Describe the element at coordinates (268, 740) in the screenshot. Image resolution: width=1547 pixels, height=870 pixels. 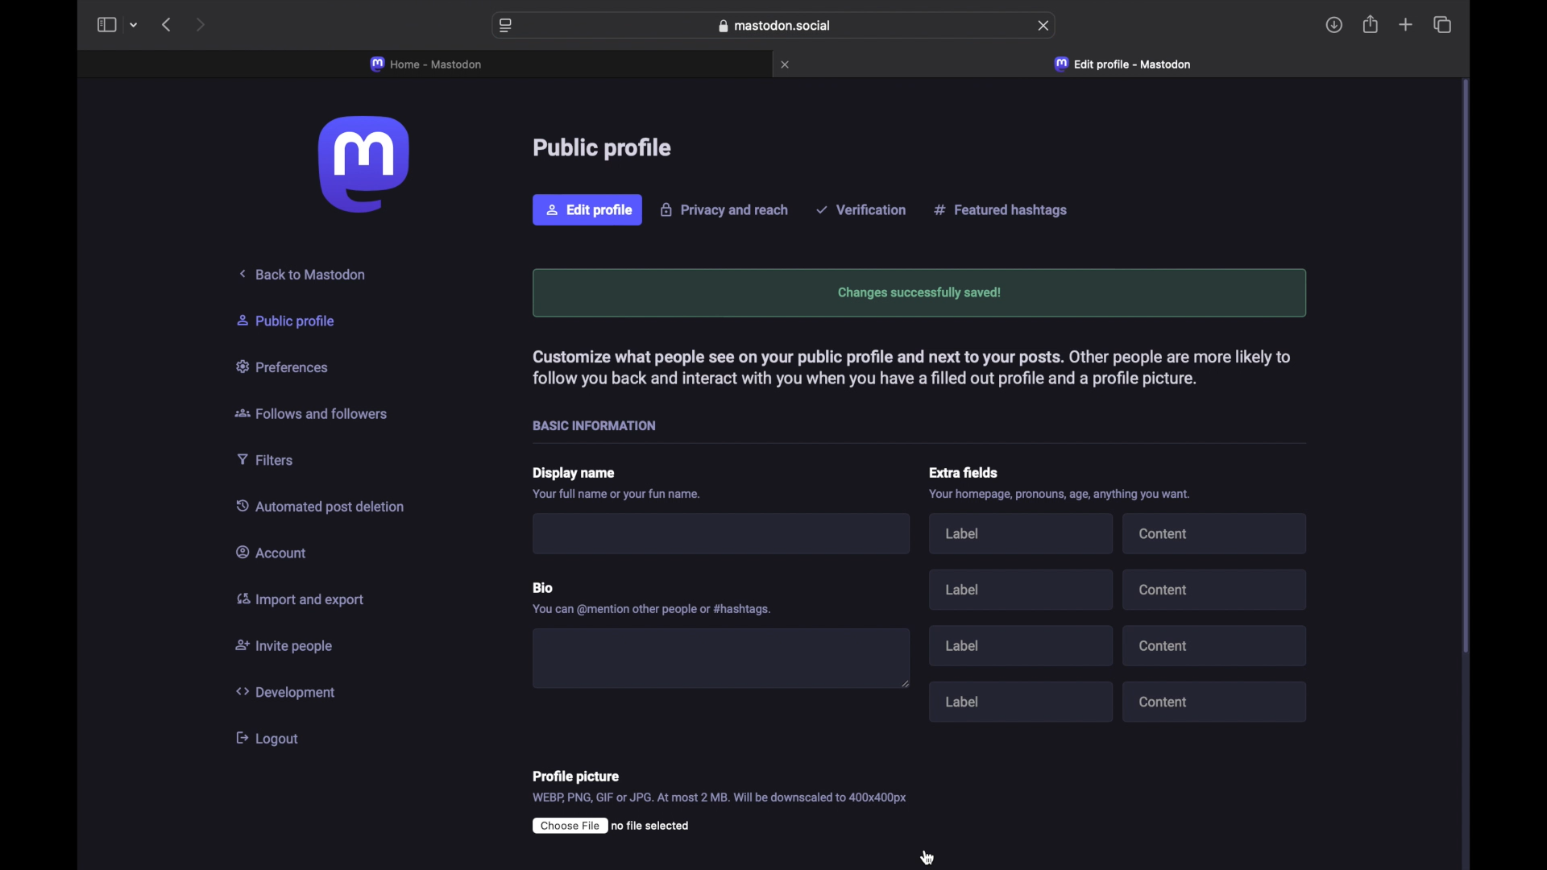
I see `logout` at that location.